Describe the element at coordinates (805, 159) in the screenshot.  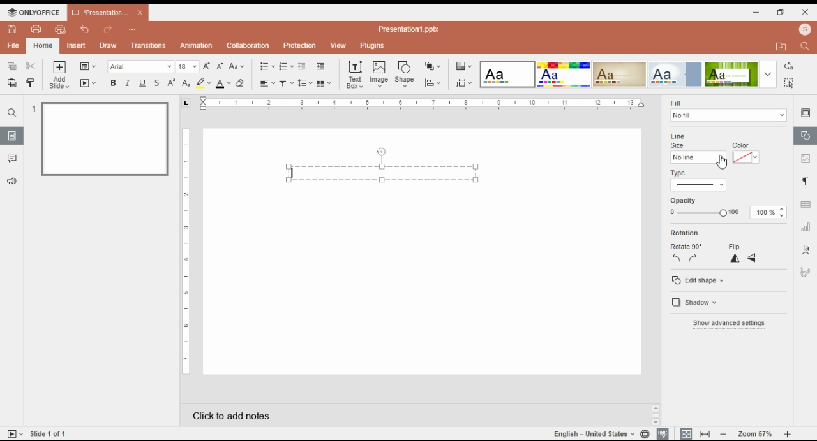
I see `image settings` at that location.